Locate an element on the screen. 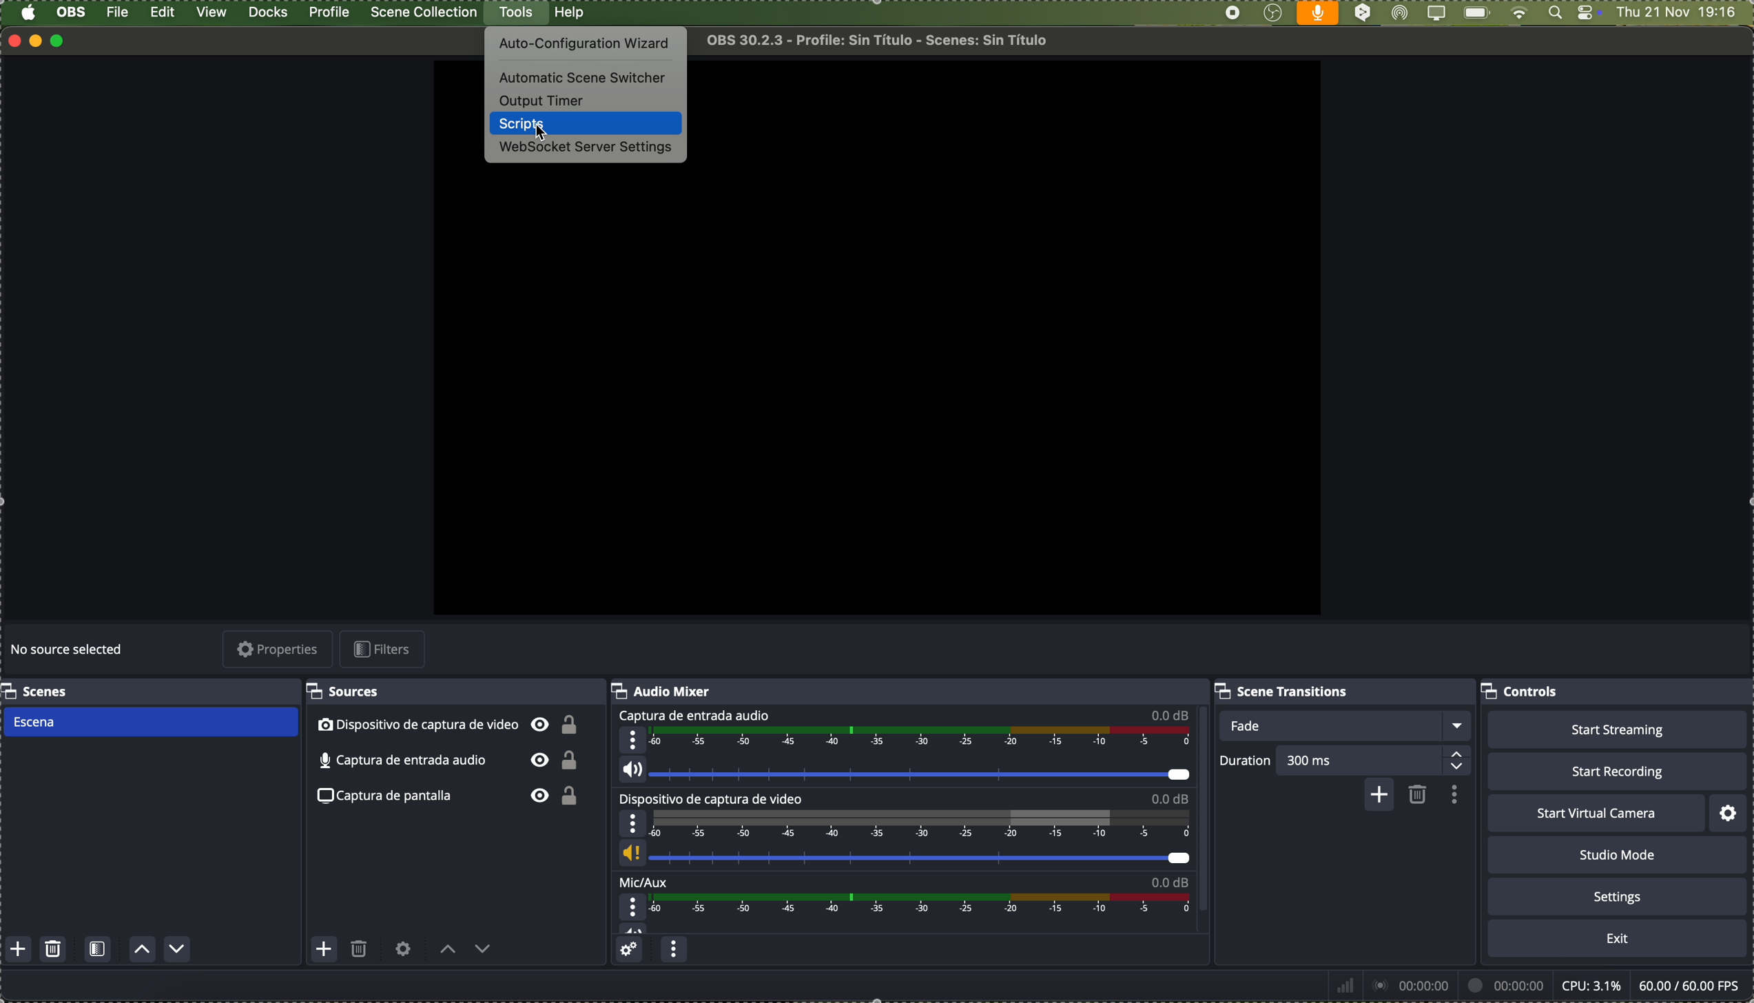  data is located at coordinates (1536, 985).